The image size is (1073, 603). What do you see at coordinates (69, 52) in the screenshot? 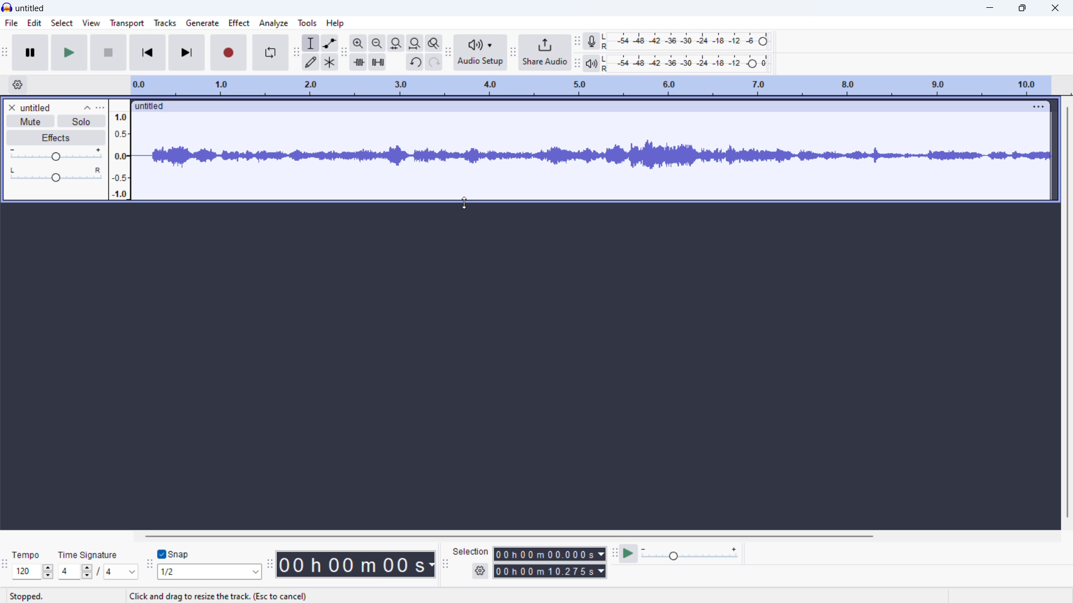
I see `play` at bounding box center [69, 52].